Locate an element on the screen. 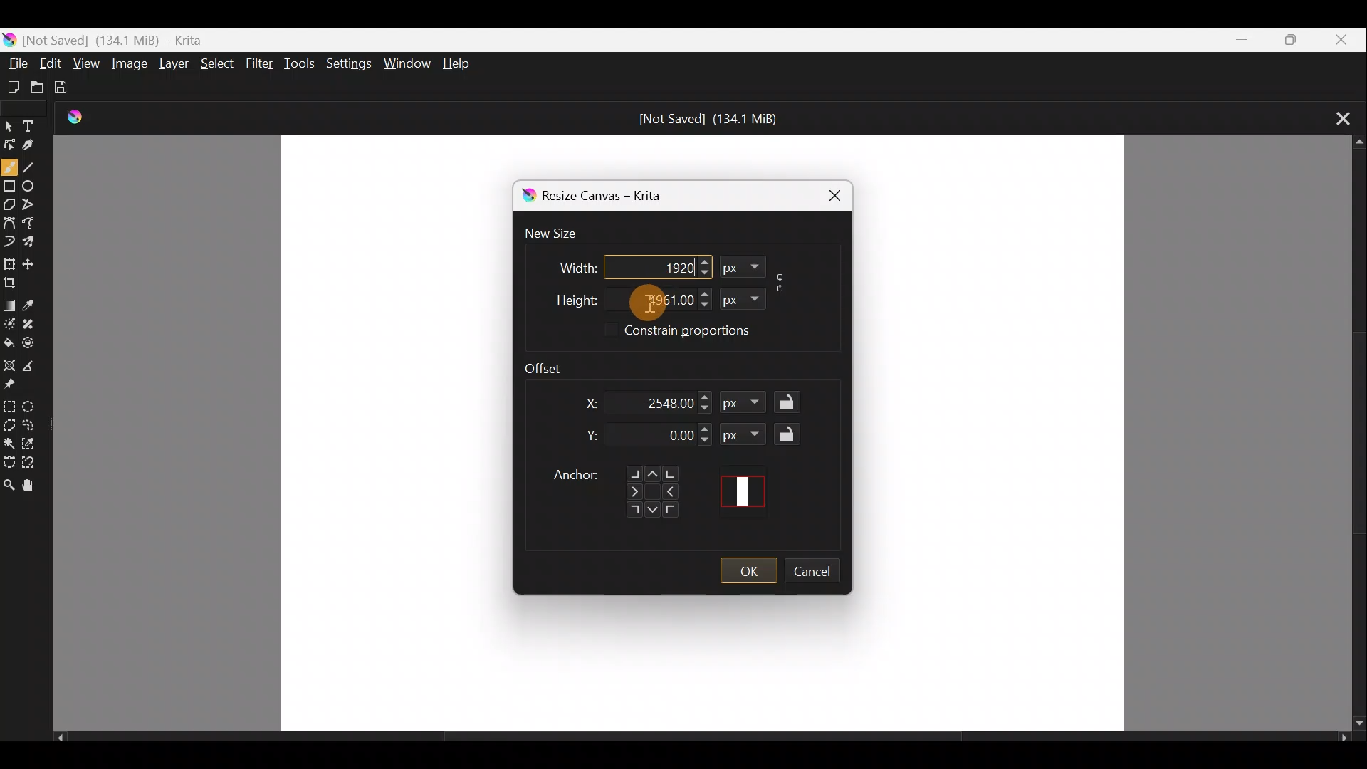  Elliptical selection tool is located at coordinates (34, 409).